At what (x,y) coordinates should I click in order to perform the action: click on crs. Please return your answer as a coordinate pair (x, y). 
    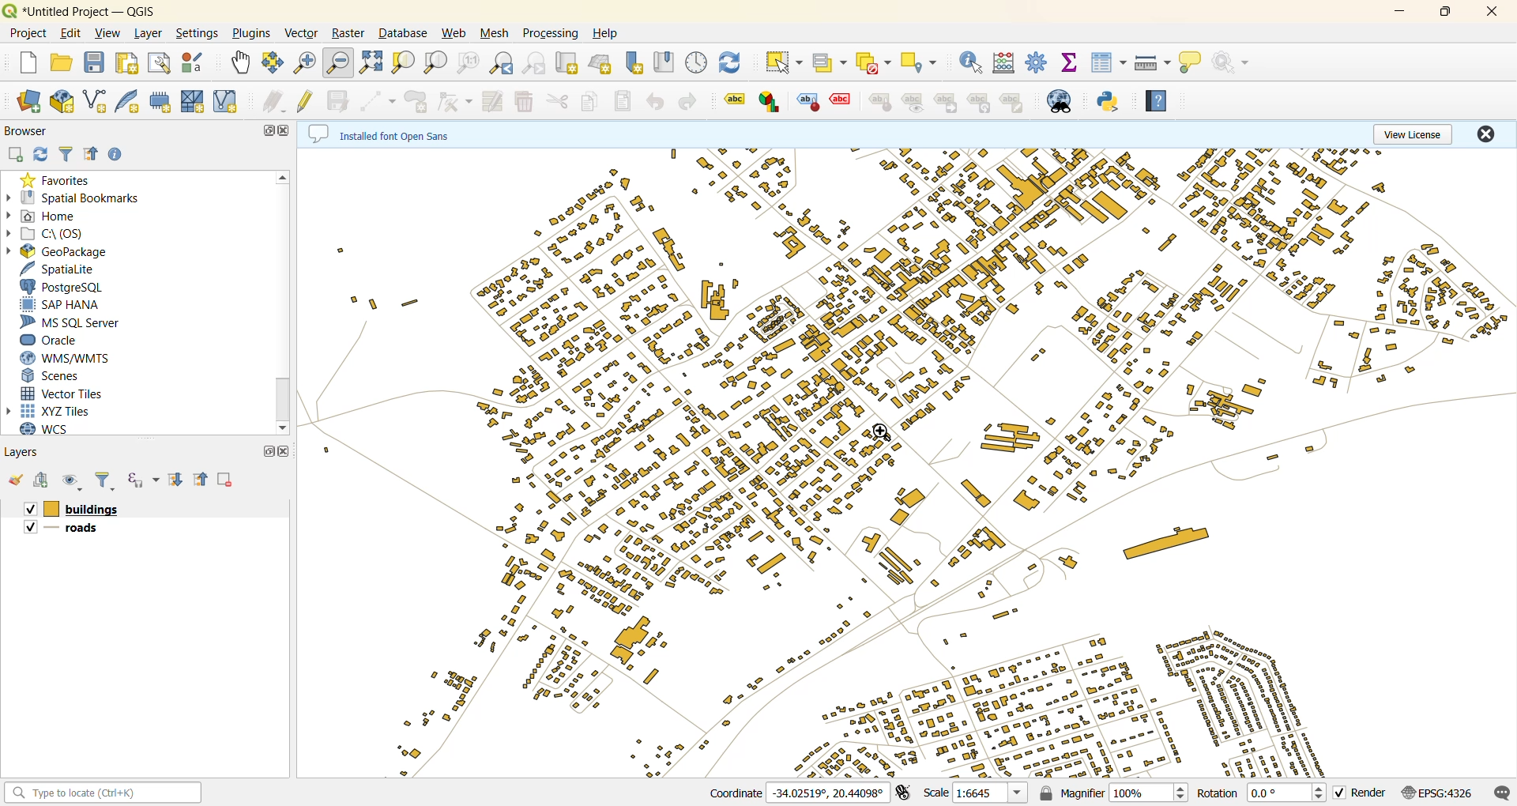
    Looking at the image, I should click on (1440, 794).